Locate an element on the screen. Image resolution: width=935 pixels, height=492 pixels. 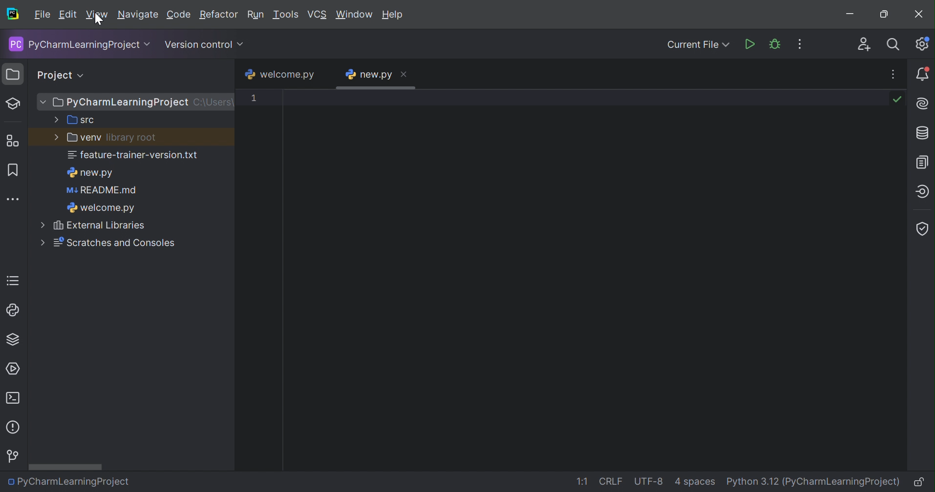
Problems is located at coordinates (14, 429).